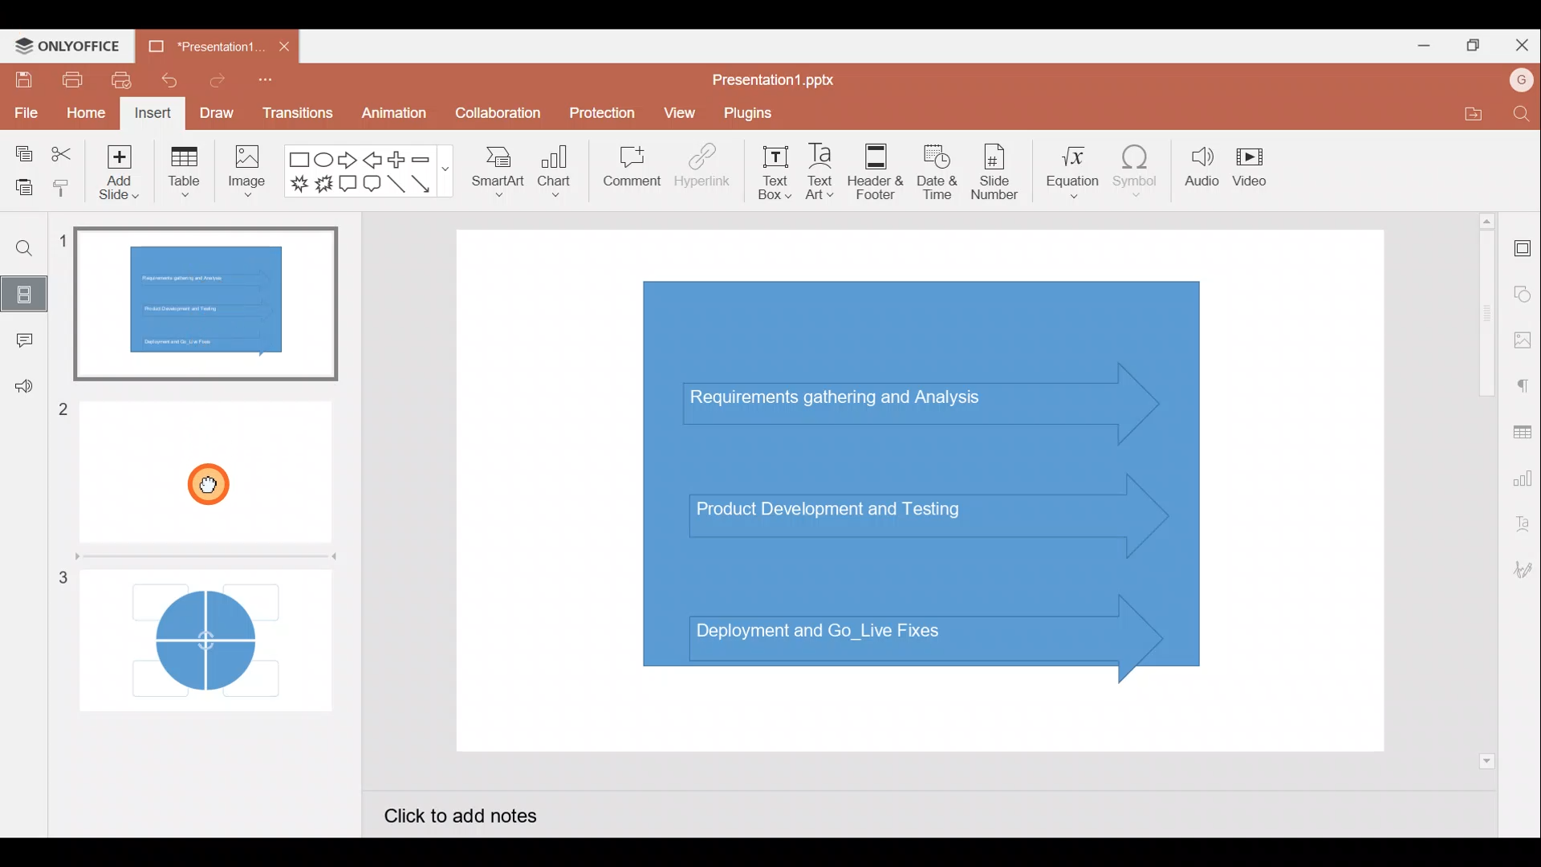  What do you see at coordinates (250, 177) in the screenshot?
I see `Image` at bounding box center [250, 177].